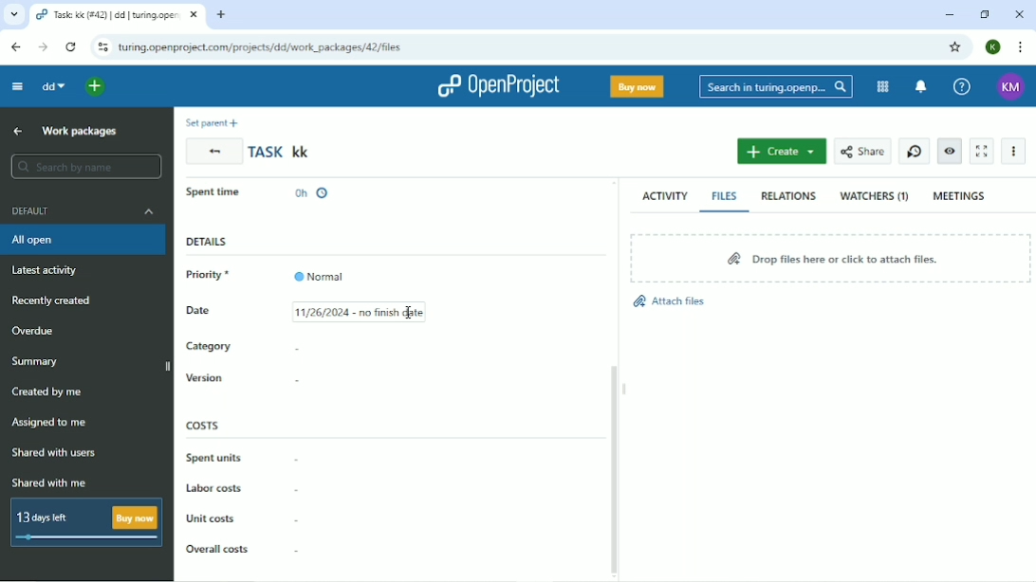 The height and width of the screenshot is (582, 1036). What do you see at coordinates (83, 167) in the screenshot?
I see `Search by name` at bounding box center [83, 167].